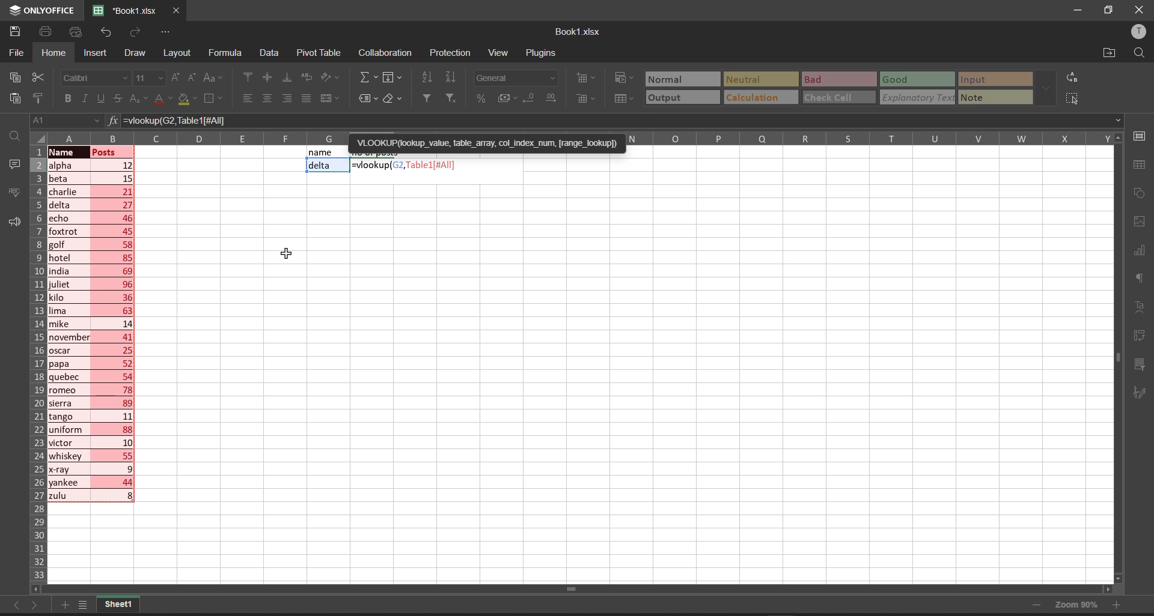 Image resolution: width=1154 pixels, height=616 pixels. I want to click on maximize, so click(1111, 11).